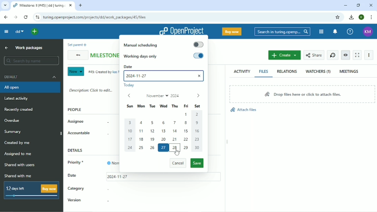  I want to click on Open quick add menu, so click(35, 32).